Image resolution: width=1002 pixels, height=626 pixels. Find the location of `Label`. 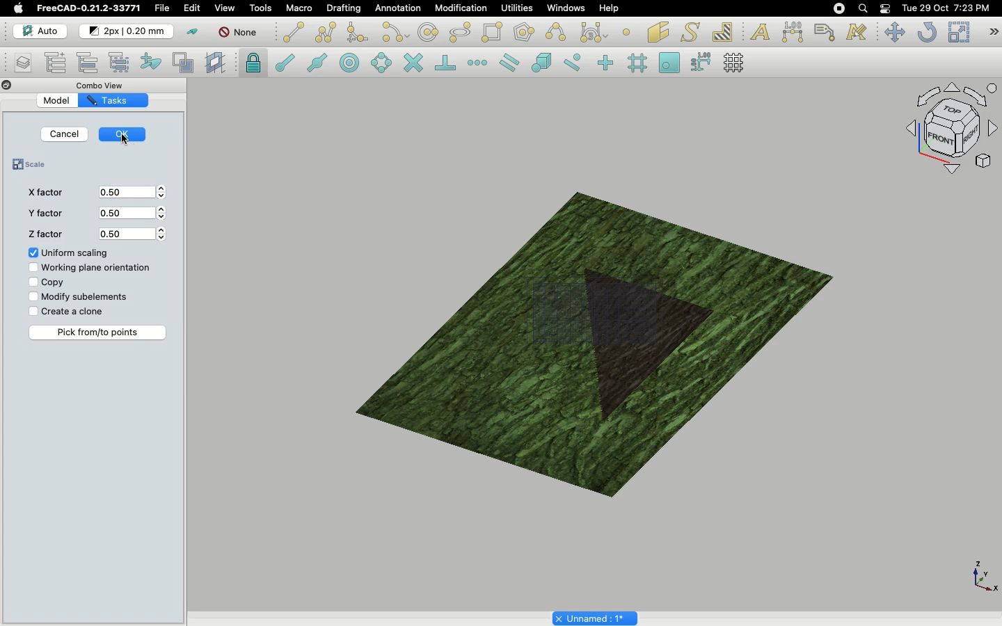

Label is located at coordinates (825, 31).